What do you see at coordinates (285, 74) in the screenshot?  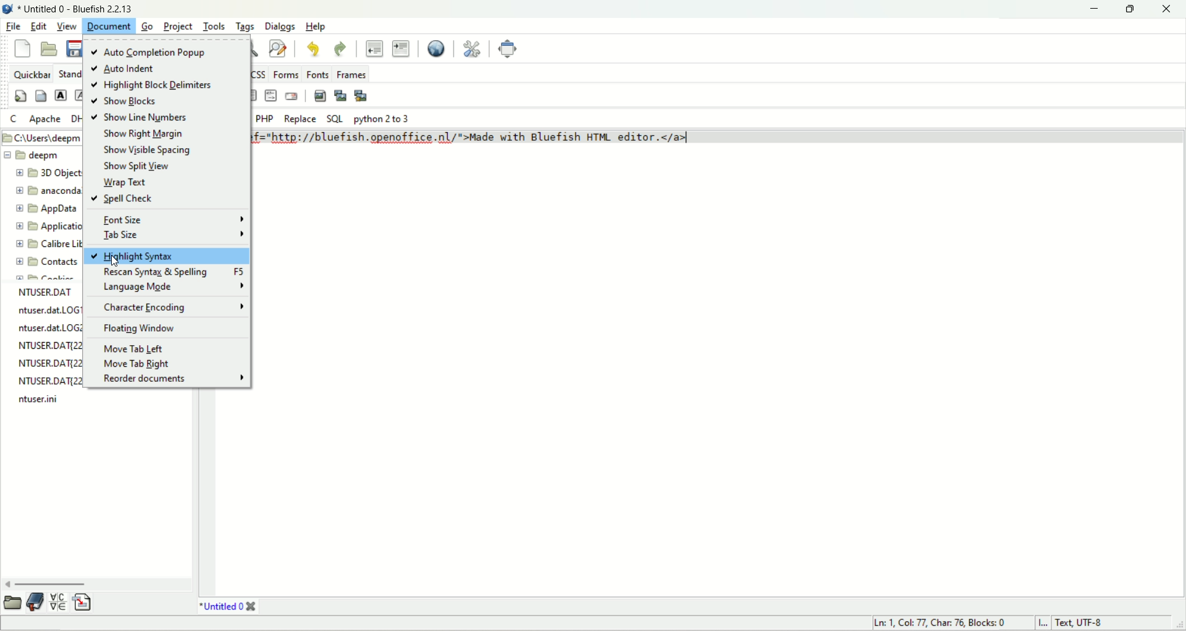 I see `forms` at bounding box center [285, 74].